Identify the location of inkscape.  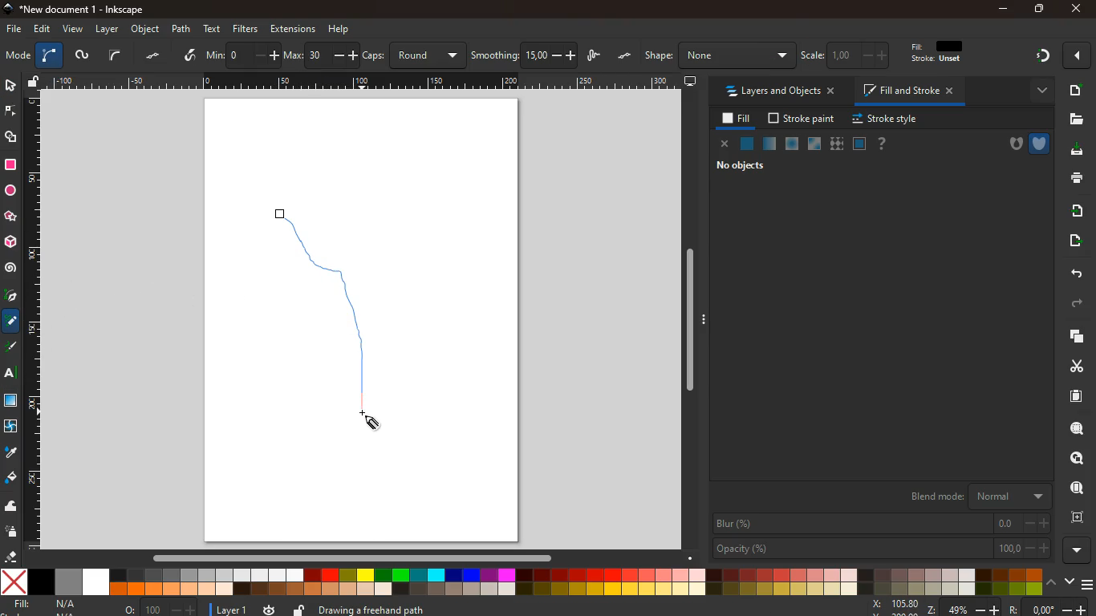
(79, 8).